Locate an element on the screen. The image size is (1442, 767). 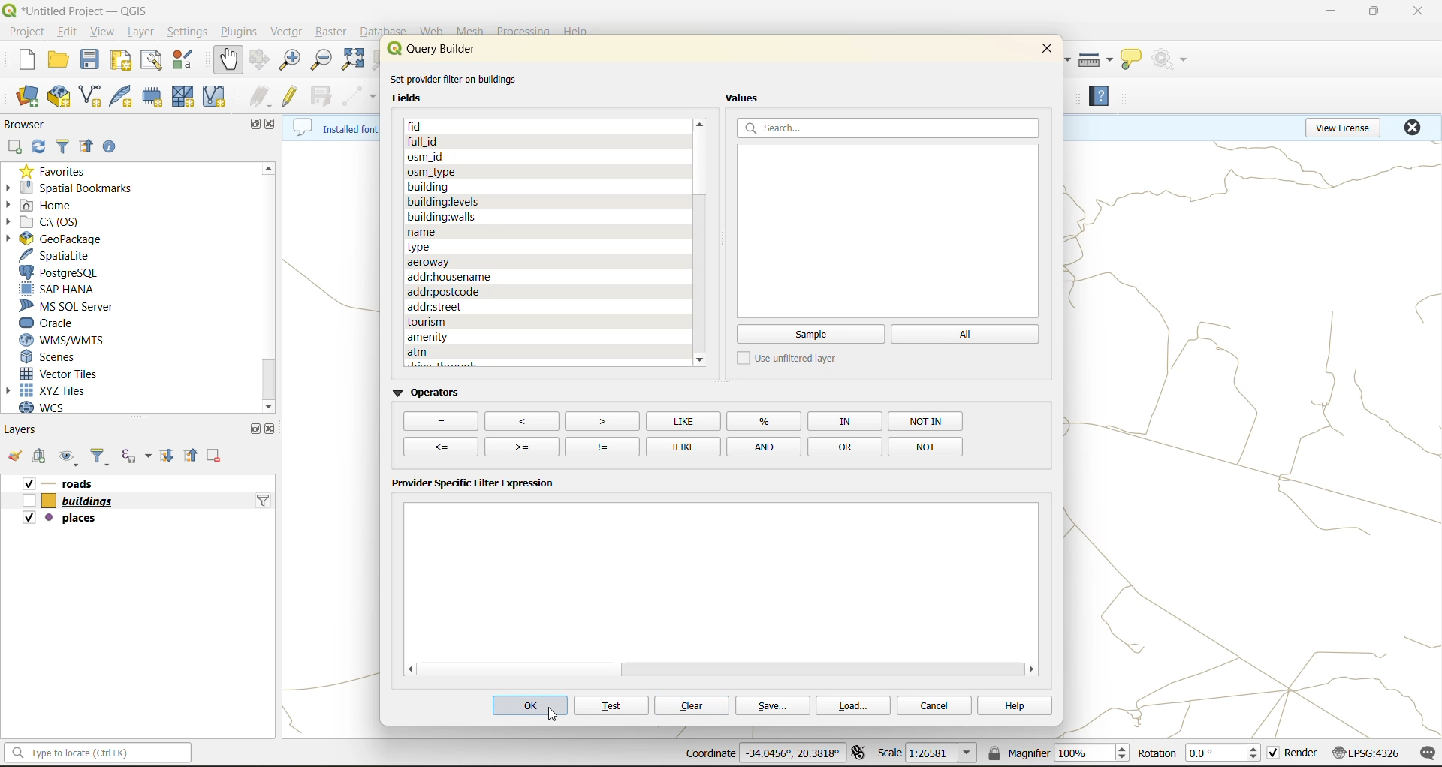
close is located at coordinates (274, 429).